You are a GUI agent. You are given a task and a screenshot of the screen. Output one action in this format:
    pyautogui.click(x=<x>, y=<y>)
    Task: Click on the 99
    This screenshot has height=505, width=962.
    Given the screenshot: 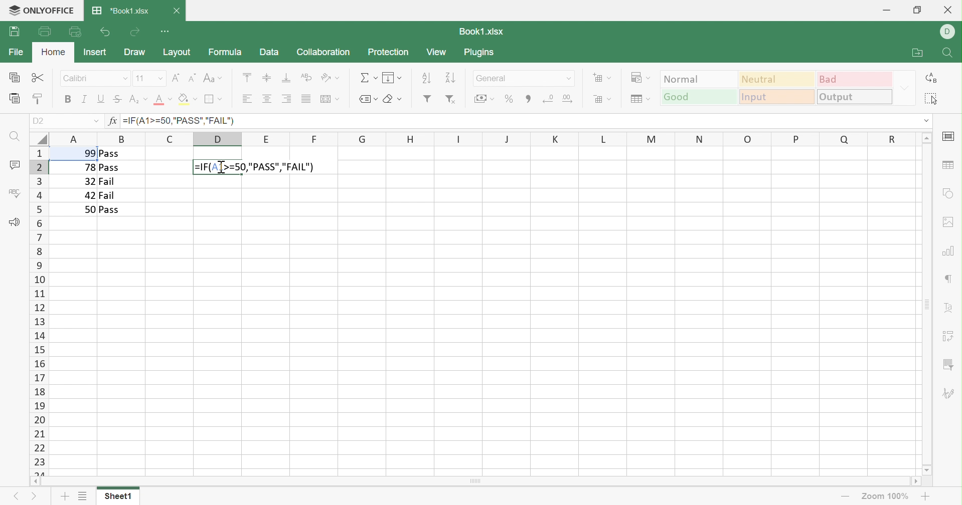 What is the action you would take?
    pyautogui.click(x=86, y=153)
    